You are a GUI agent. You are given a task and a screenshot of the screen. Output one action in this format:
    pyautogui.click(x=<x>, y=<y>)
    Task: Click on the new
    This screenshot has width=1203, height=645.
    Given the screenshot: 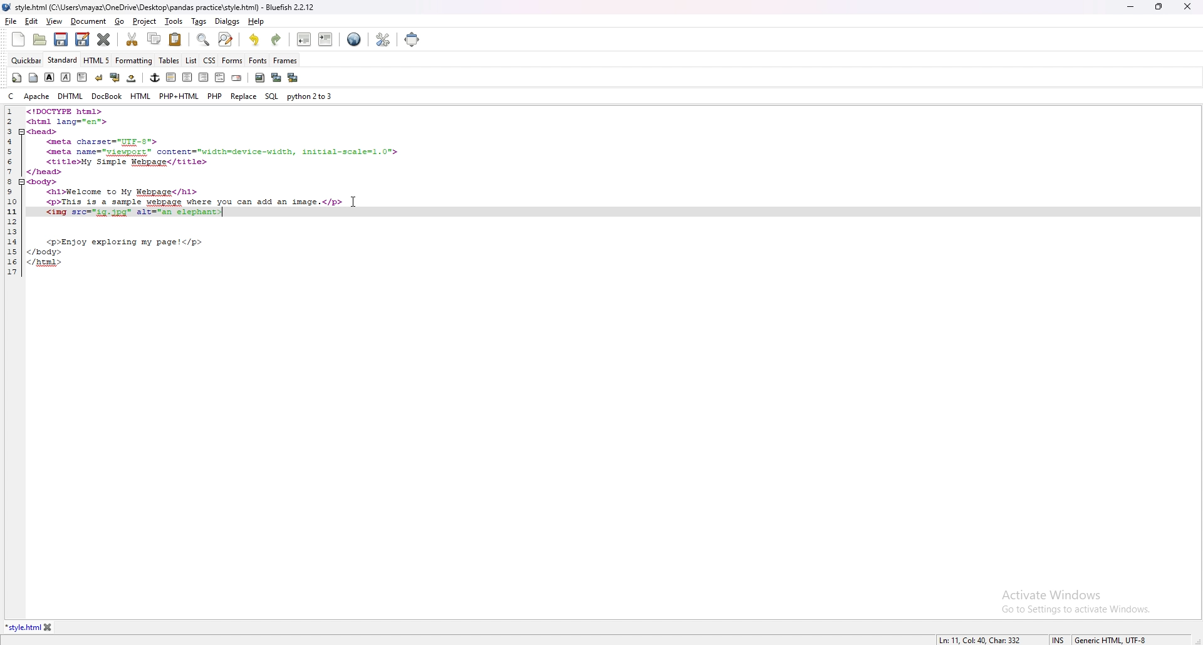 What is the action you would take?
    pyautogui.click(x=19, y=39)
    